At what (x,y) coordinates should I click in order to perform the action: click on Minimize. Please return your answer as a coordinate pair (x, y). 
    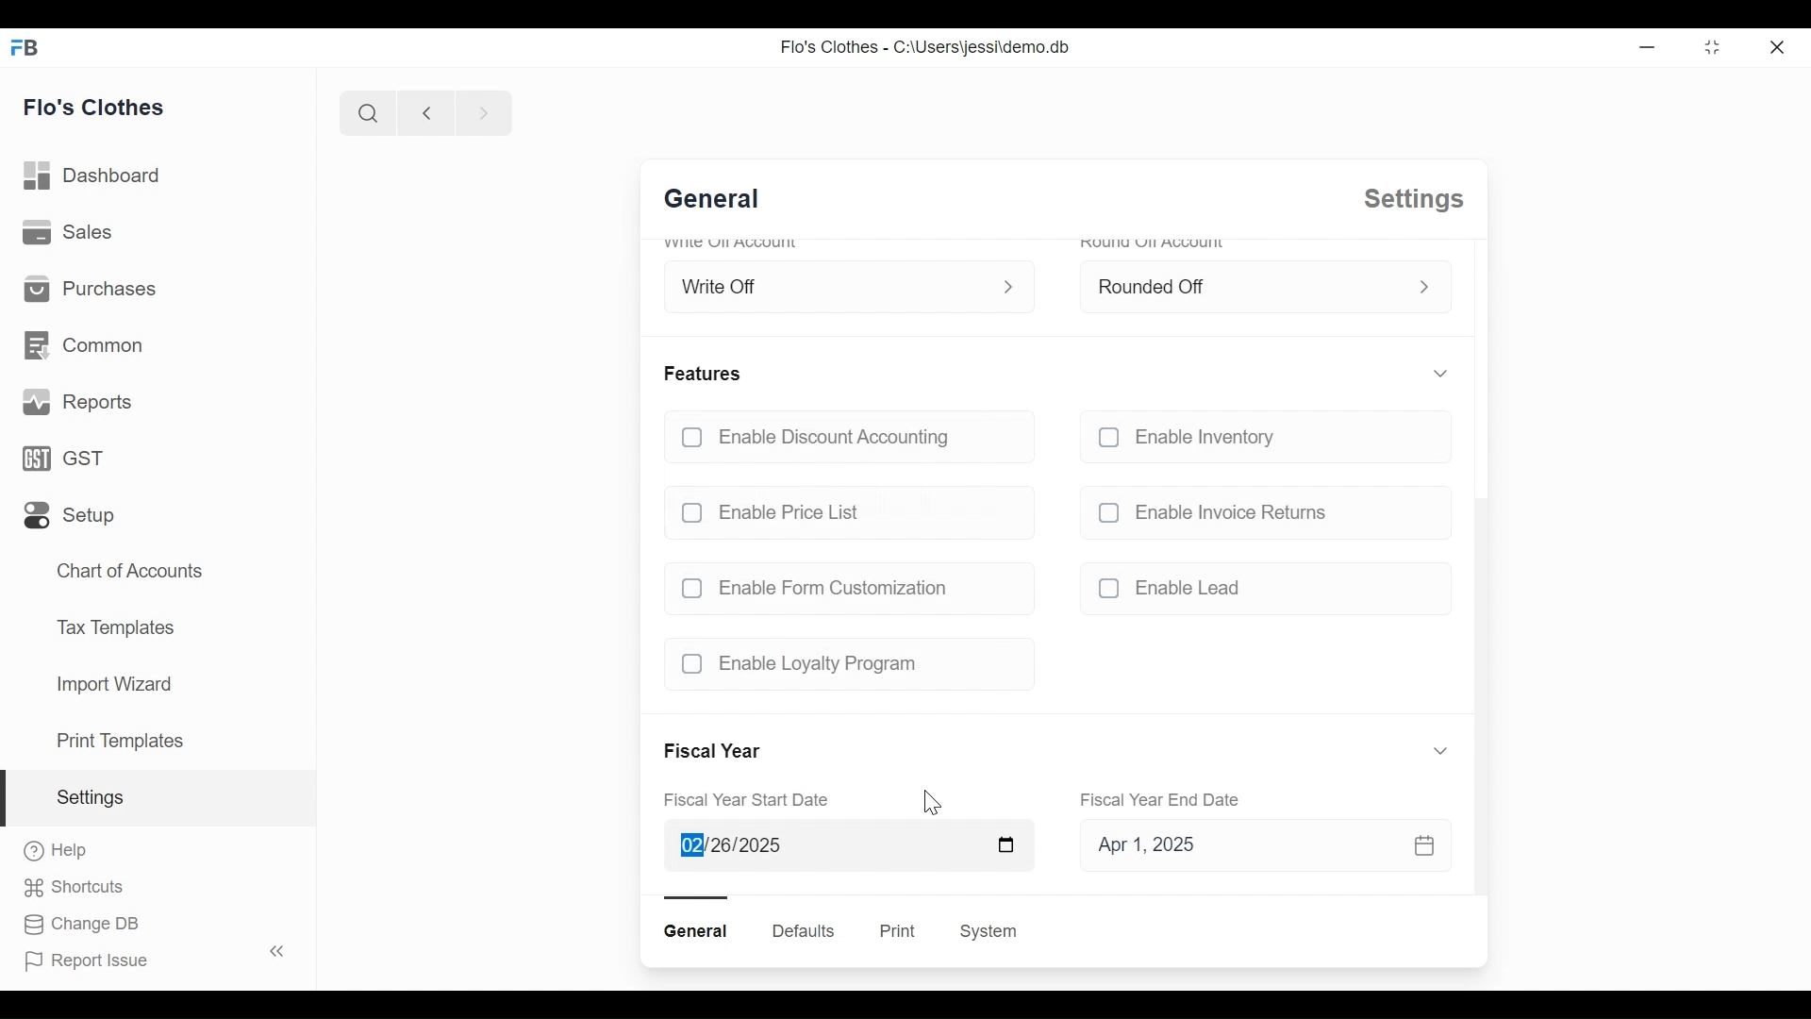
    Looking at the image, I should click on (1644, 46).